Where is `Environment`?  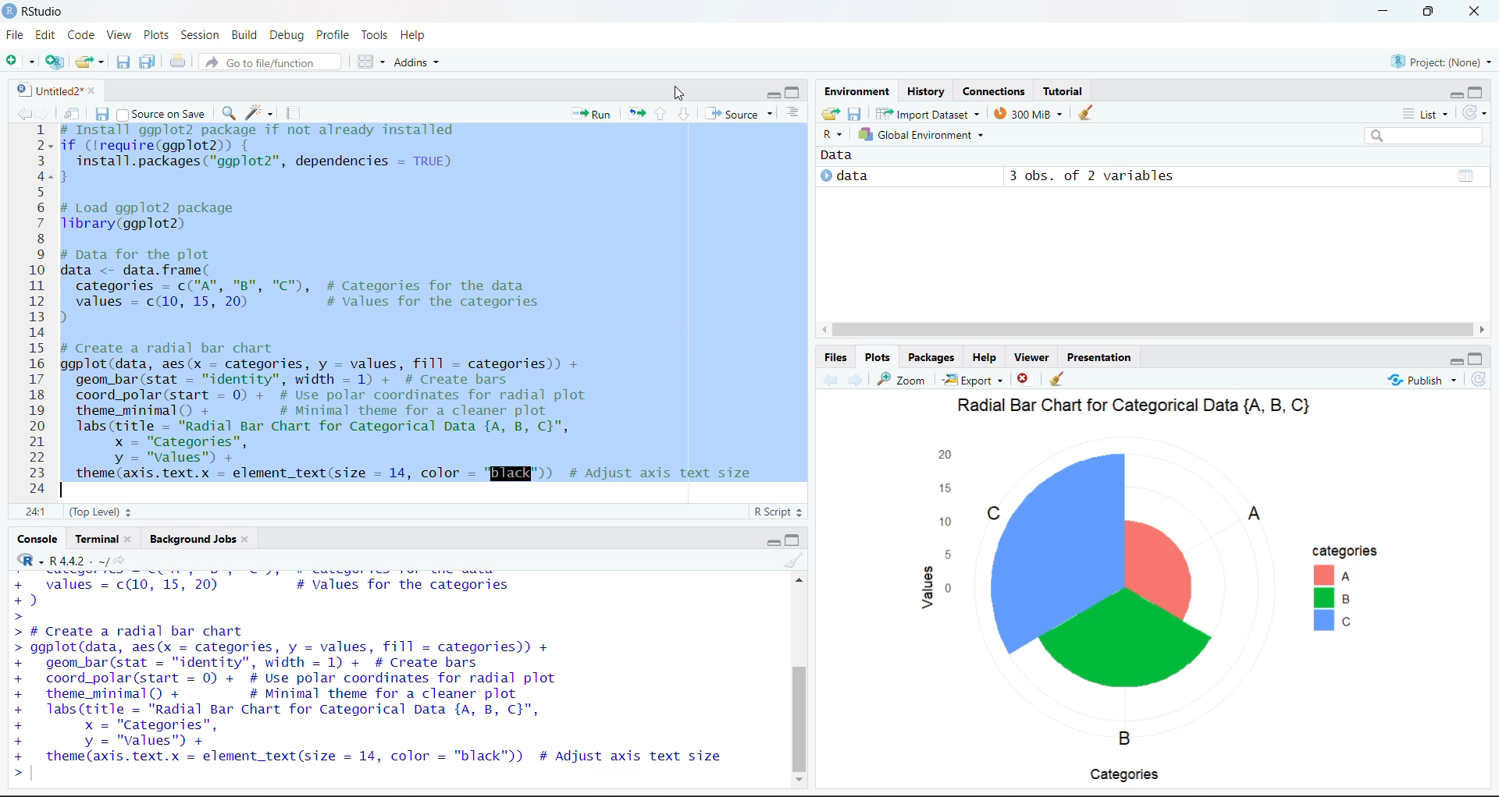
Environment is located at coordinates (855, 93).